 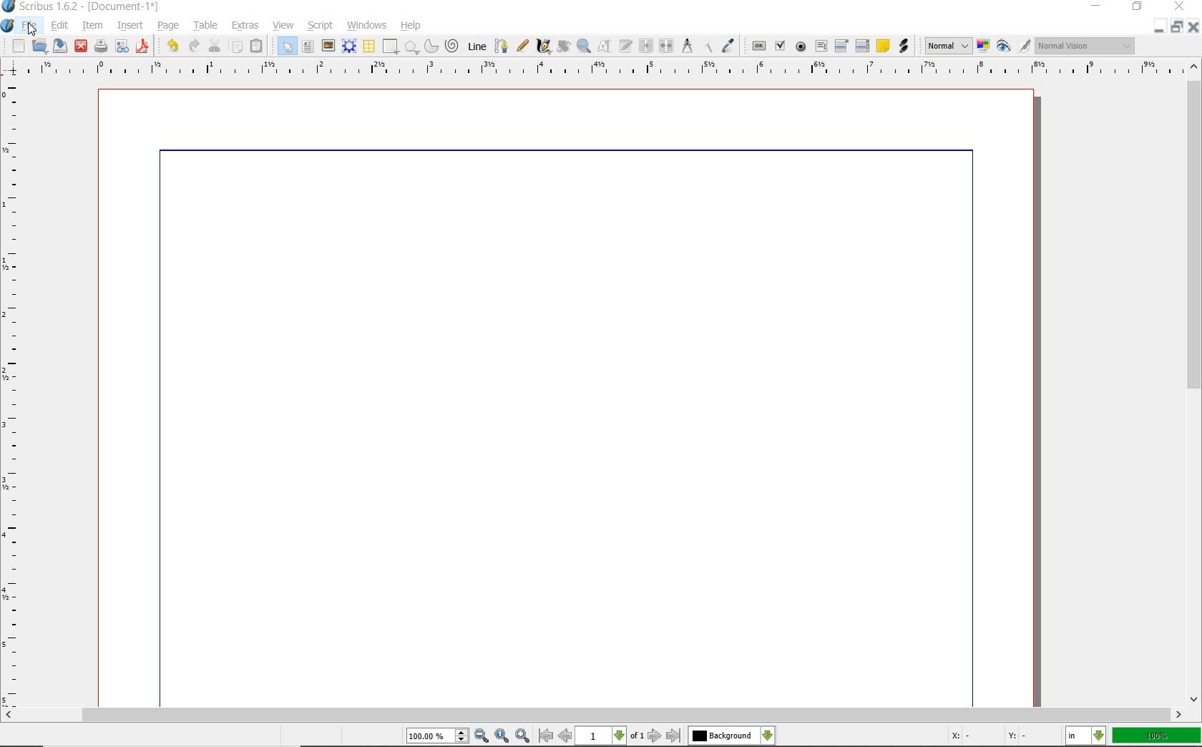 What do you see at coordinates (15, 392) in the screenshot?
I see `ruler` at bounding box center [15, 392].